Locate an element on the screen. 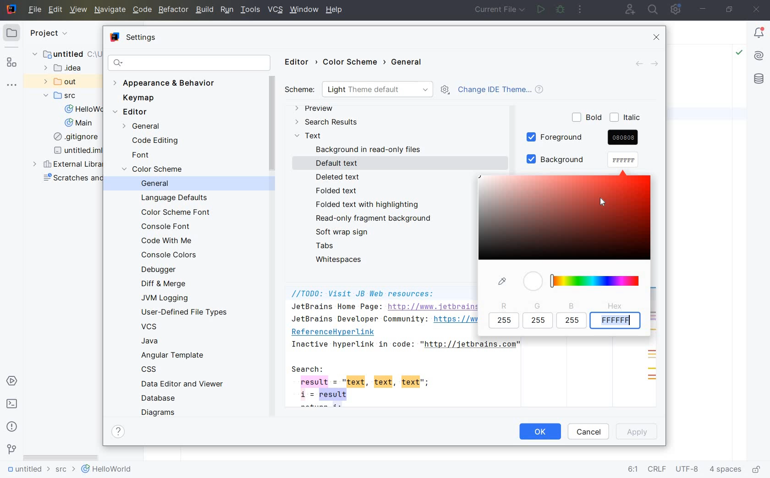 This screenshot has height=478, width=770. line separator is located at coordinates (656, 470).